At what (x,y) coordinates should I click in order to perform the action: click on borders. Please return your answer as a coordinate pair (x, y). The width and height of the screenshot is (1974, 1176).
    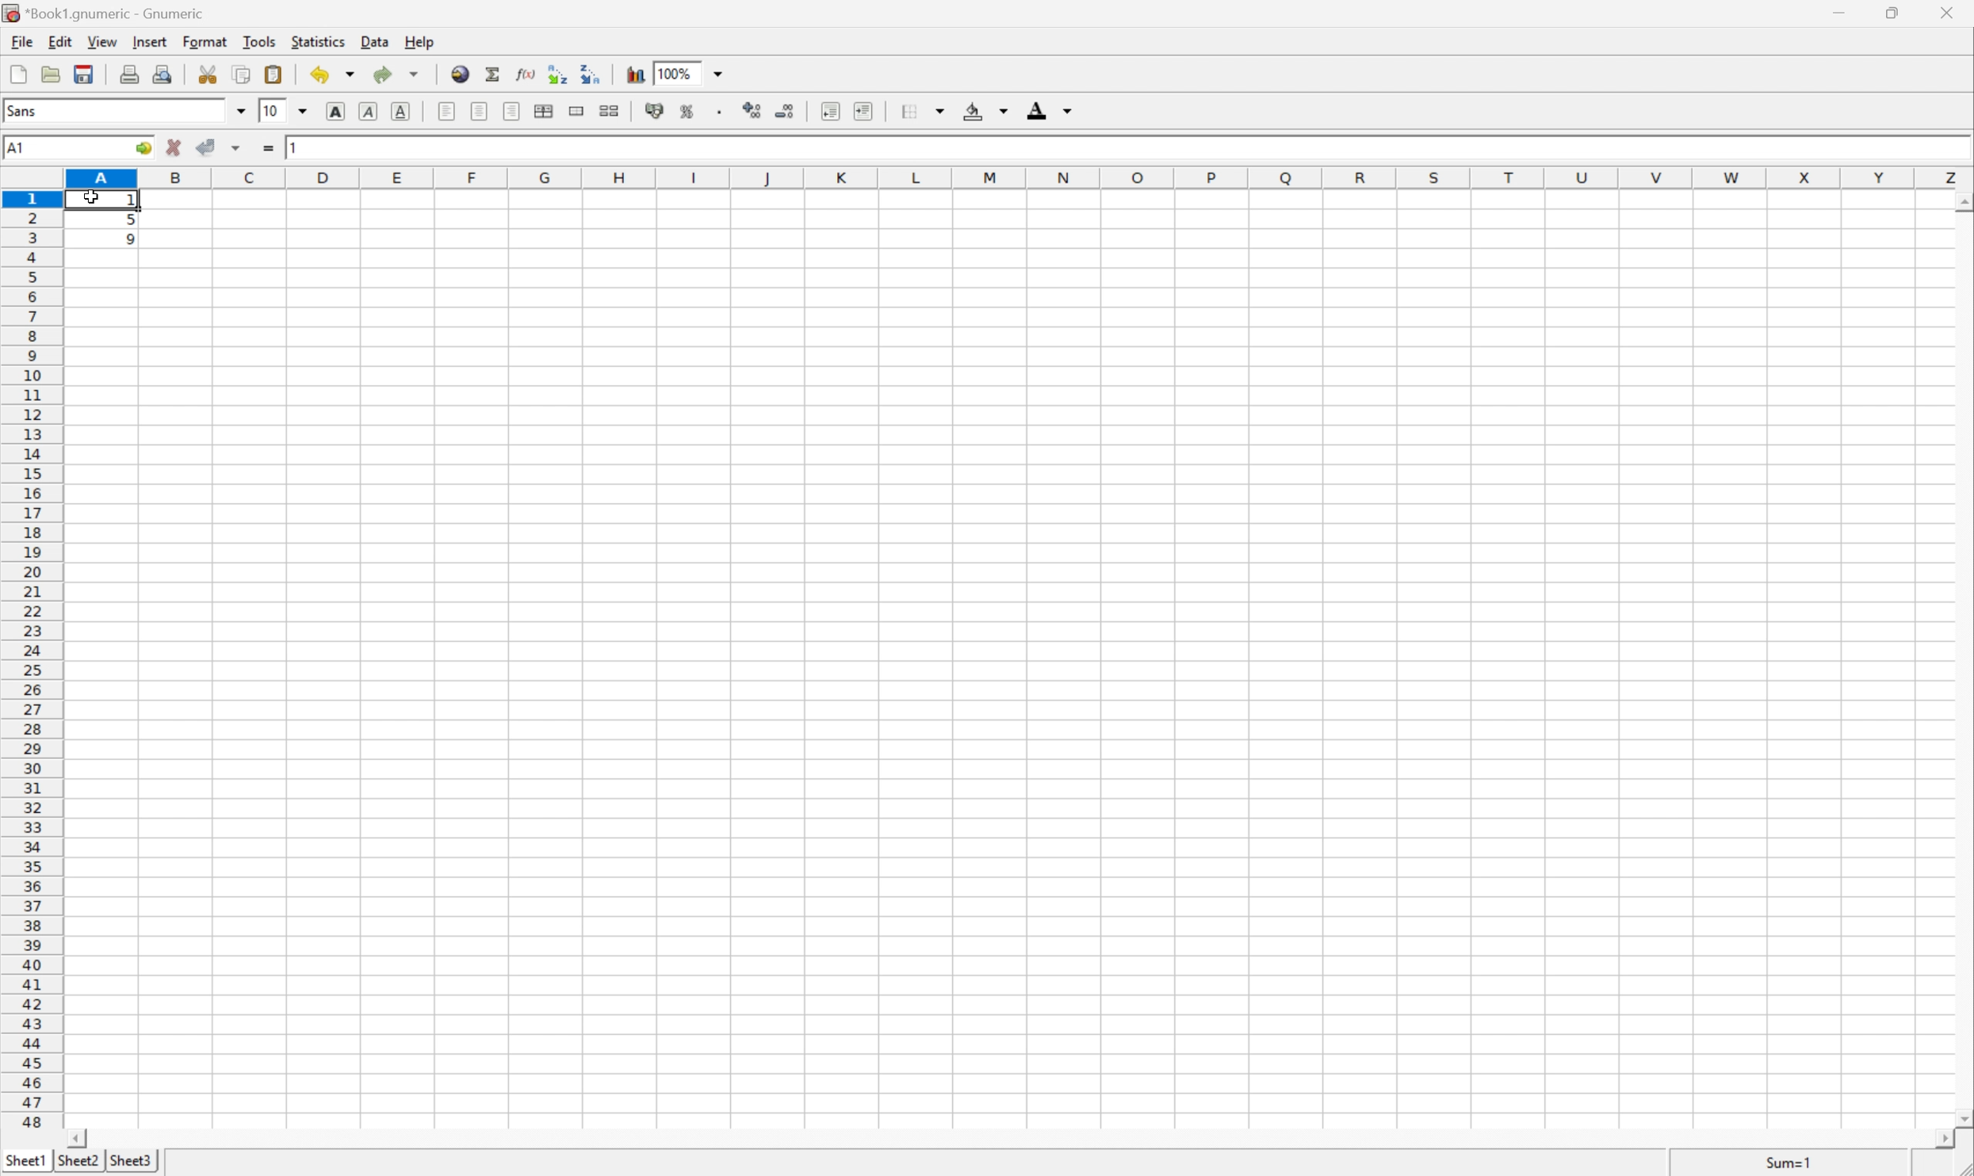
    Looking at the image, I should click on (920, 111).